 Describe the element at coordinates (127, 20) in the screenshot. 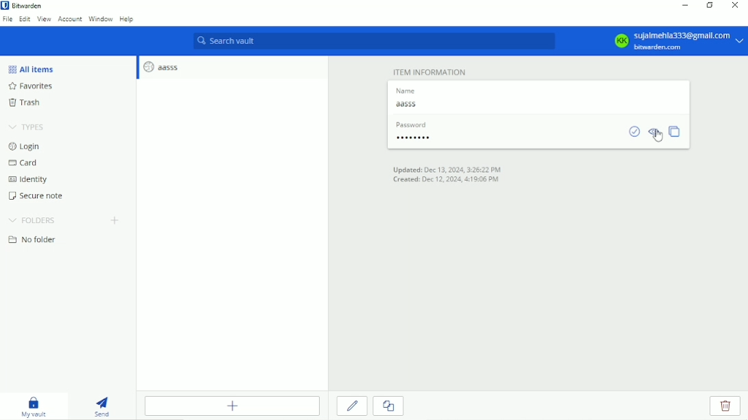

I see `Help` at that location.